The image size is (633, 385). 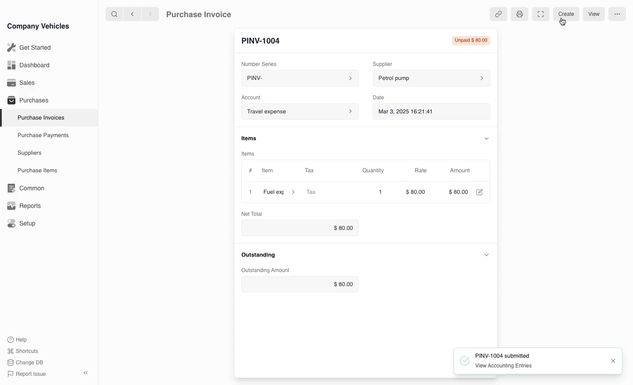 I want to click on Suppliers, so click(x=29, y=153).